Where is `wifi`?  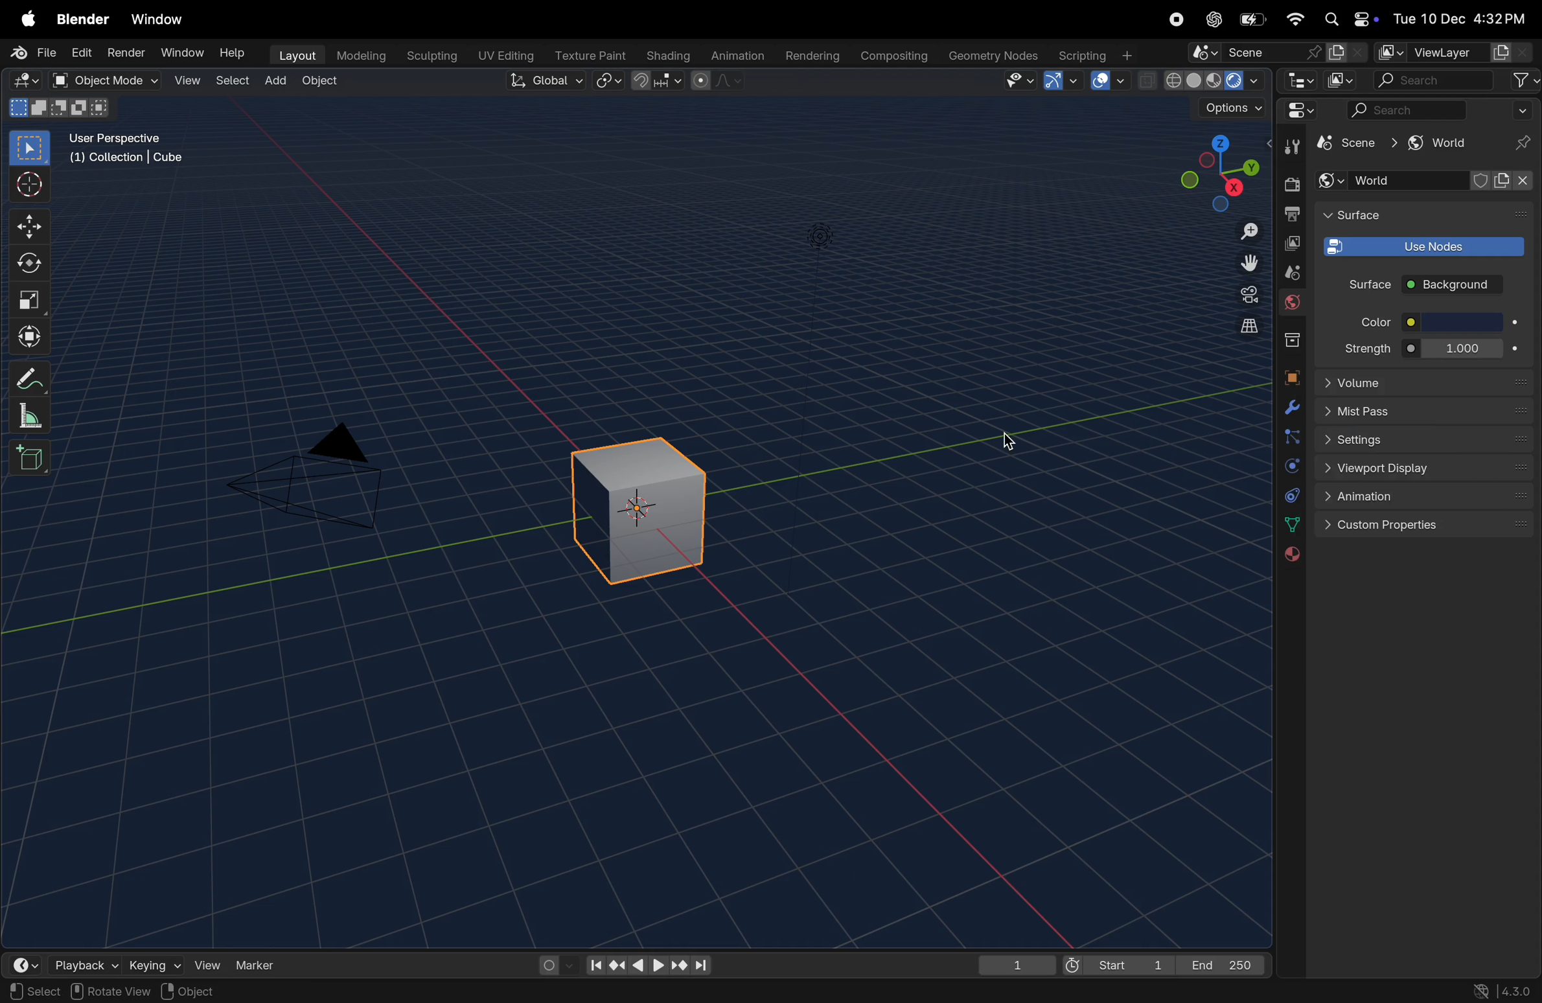
wifi is located at coordinates (1295, 19).